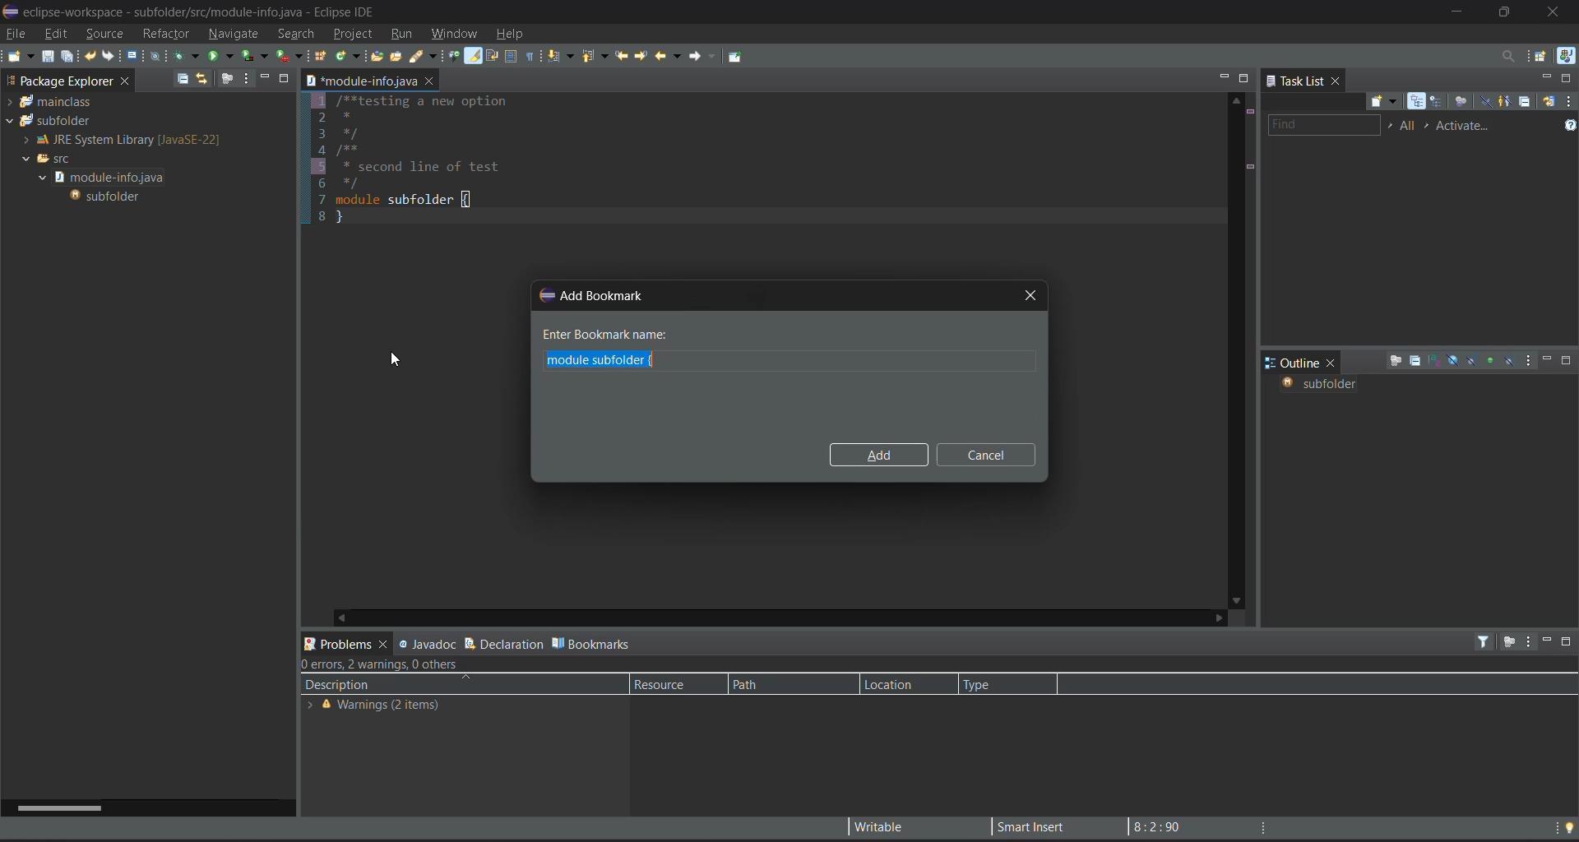 The height and width of the screenshot is (842, 1579). Describe the element at coordinates (159, 55) in the screenshot. I see `skip all terminals` at that location.